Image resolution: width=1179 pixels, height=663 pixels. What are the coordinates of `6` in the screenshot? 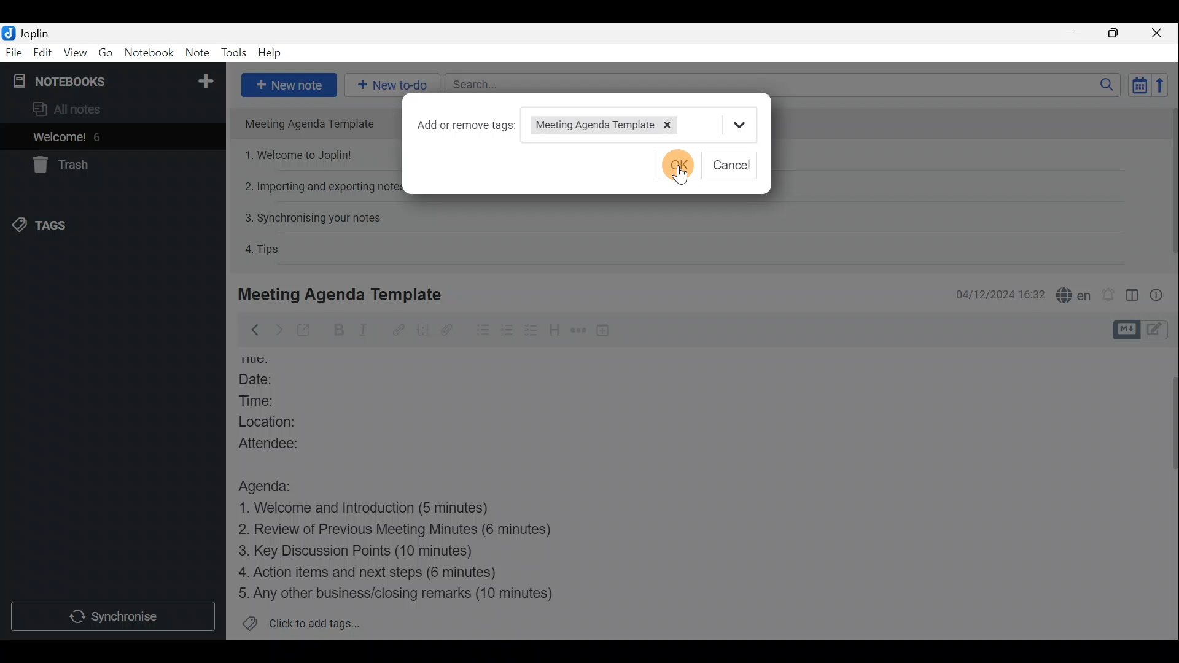 It's located at (101, 137).